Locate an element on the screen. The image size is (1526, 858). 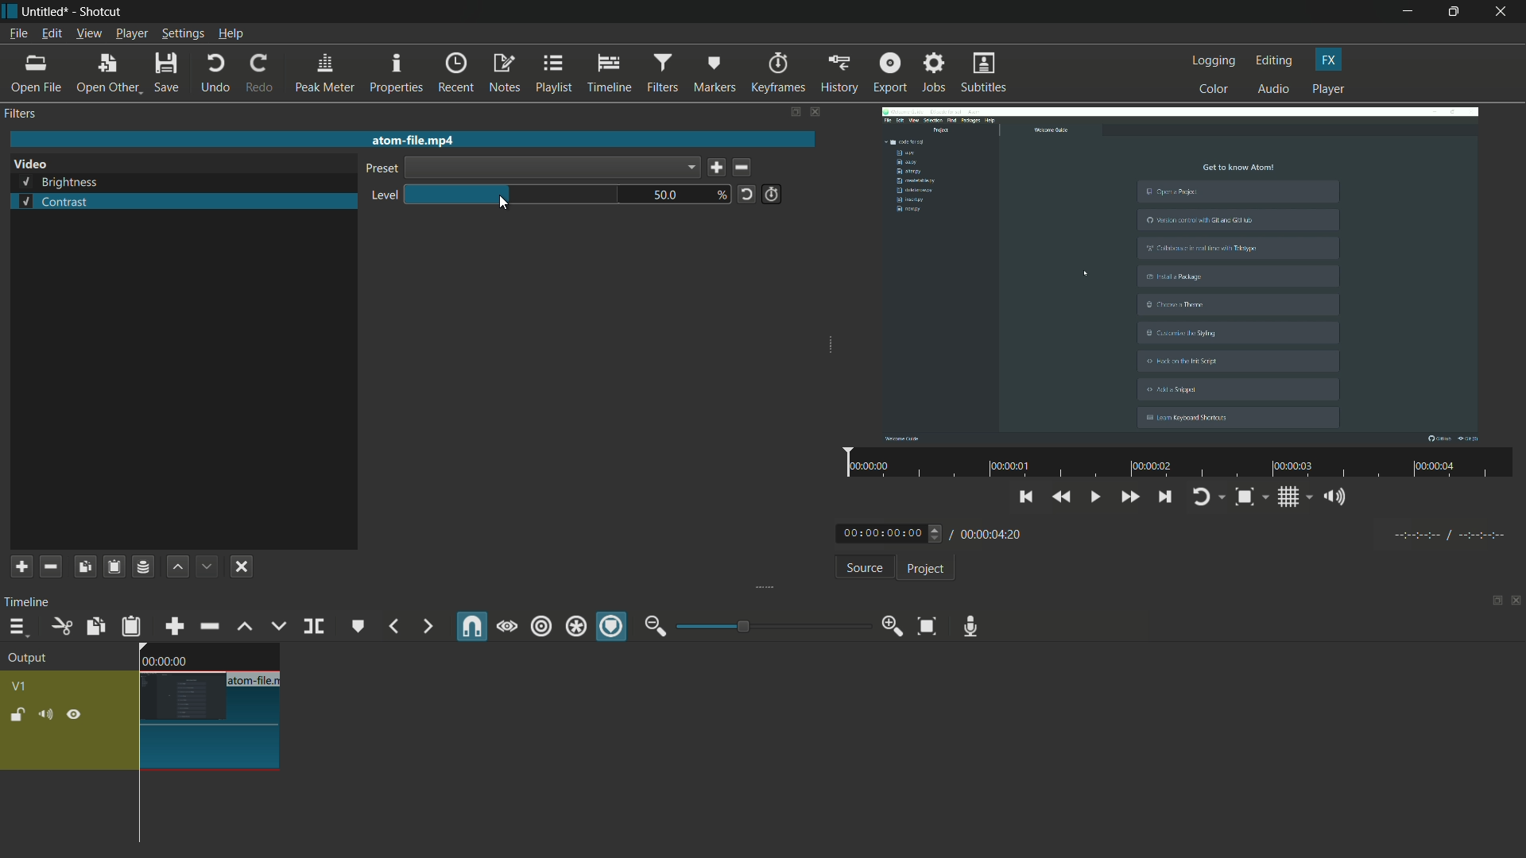
contrast is located at coordinates (53, 202).